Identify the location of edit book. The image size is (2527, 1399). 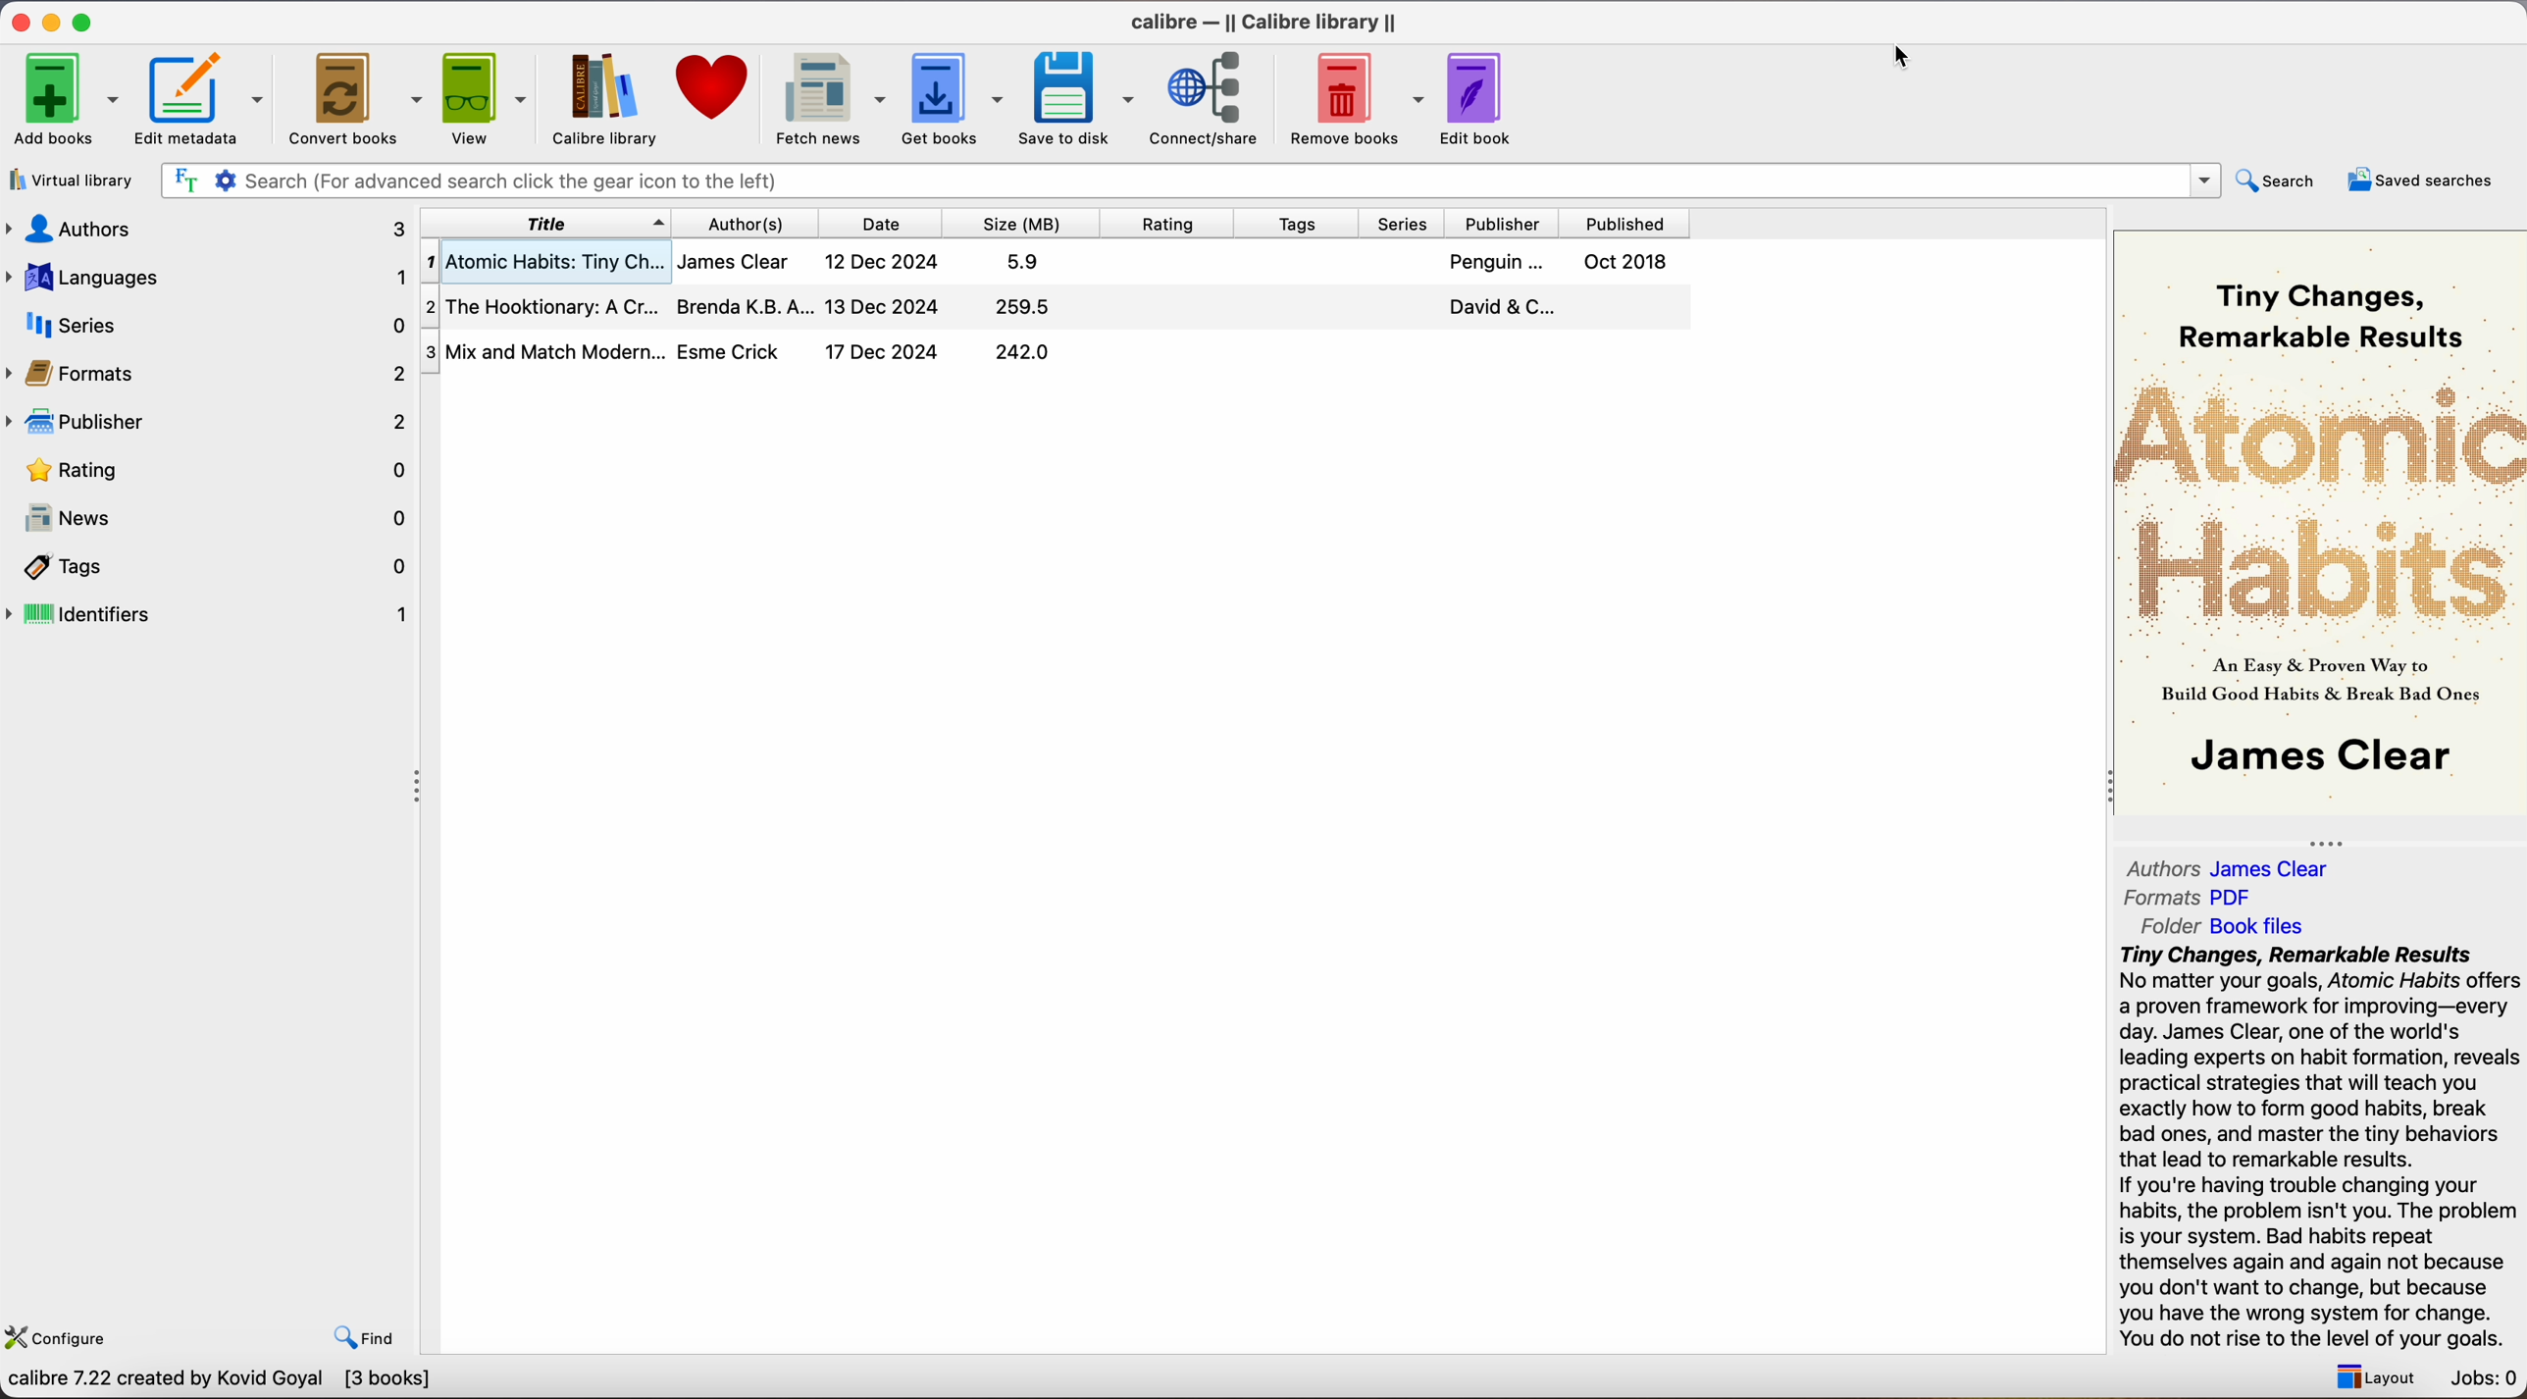
(1479, 99).